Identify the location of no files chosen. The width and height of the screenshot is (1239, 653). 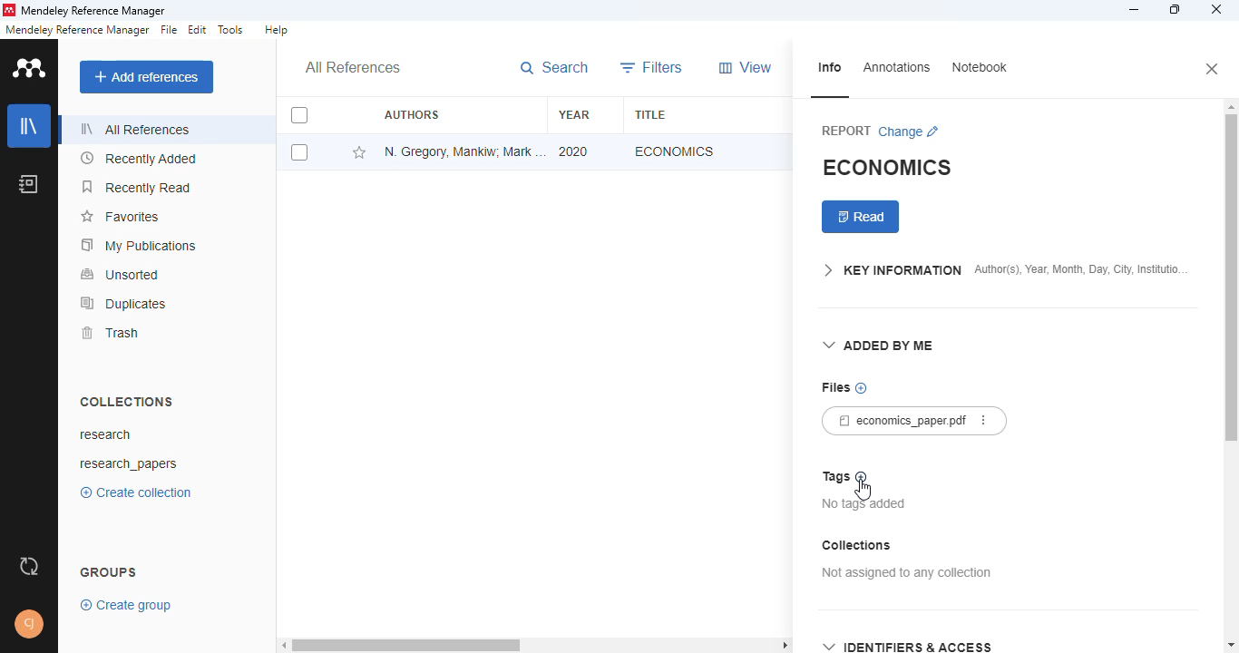
(861, 388).